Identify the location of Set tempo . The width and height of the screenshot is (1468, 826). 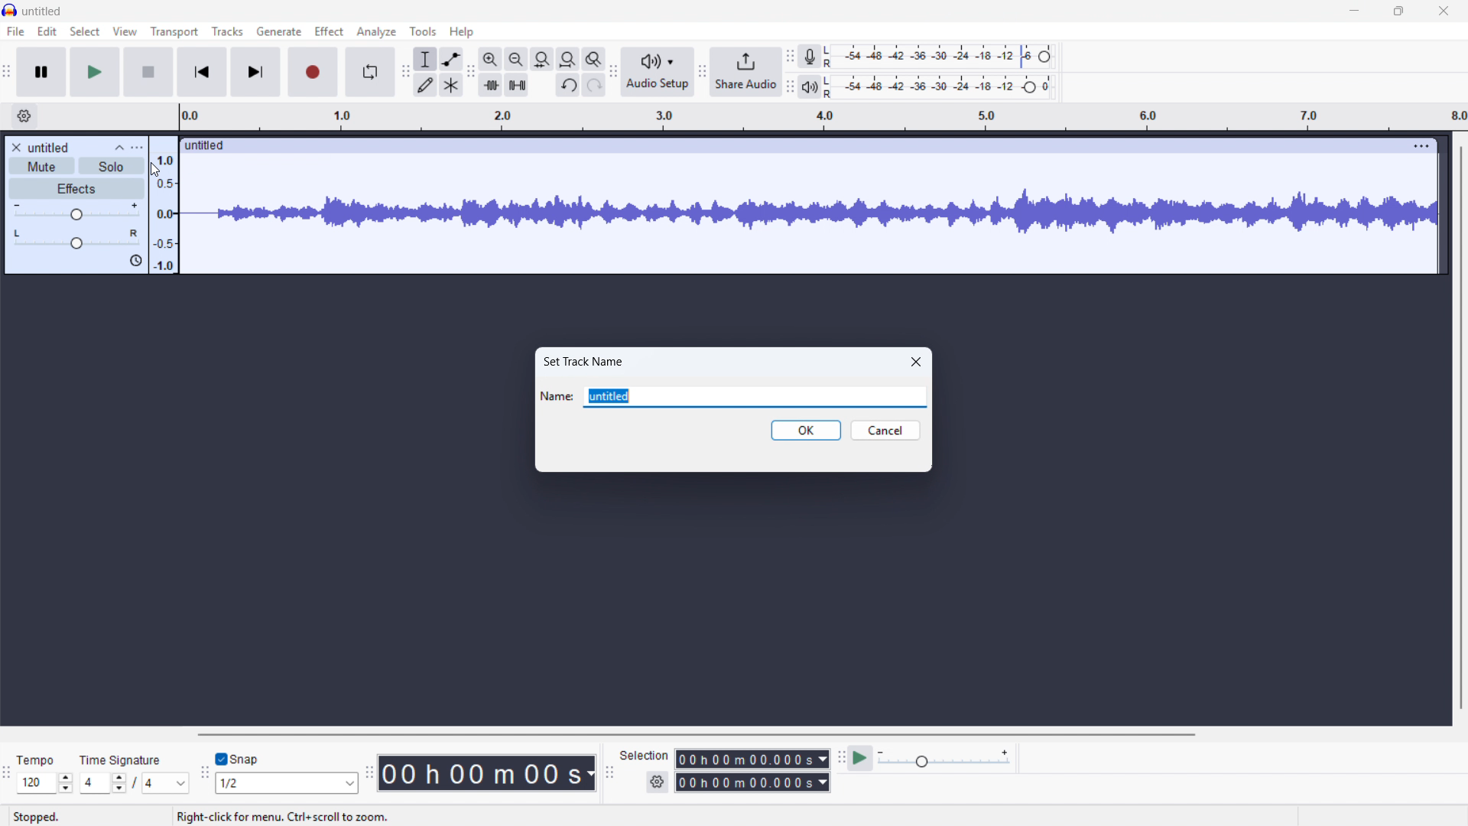
(44, 783).